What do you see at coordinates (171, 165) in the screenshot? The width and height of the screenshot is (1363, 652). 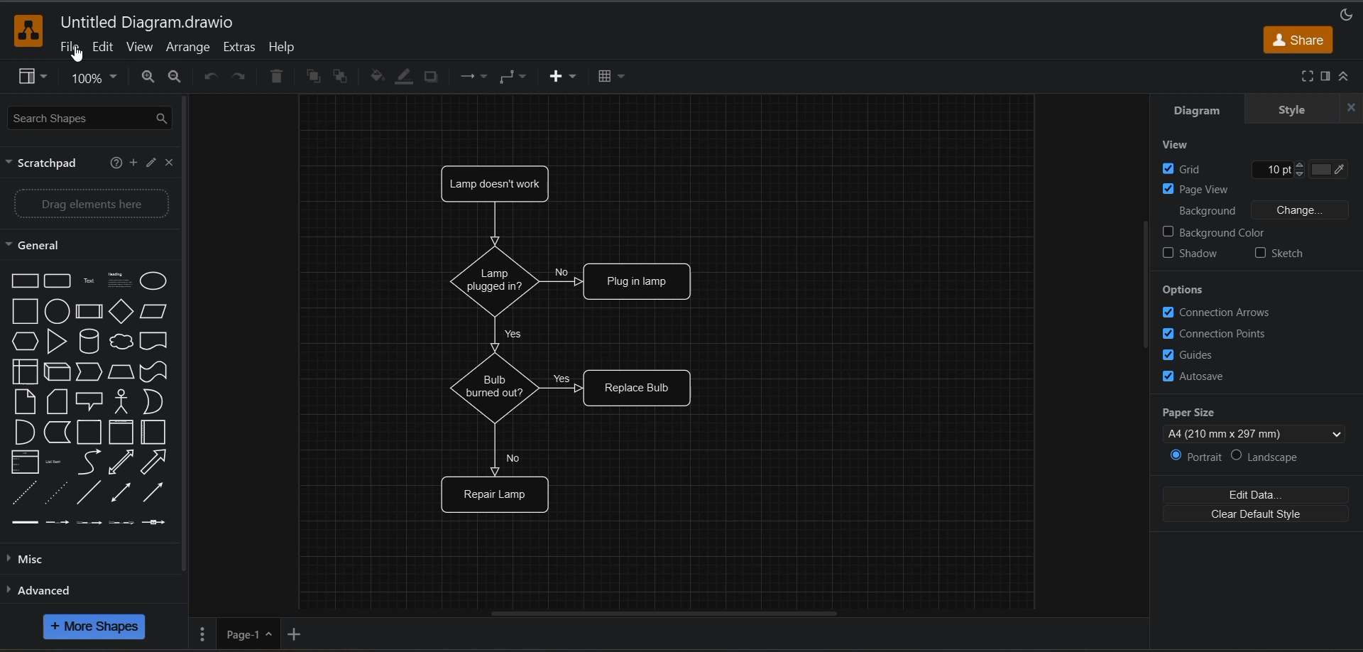 I see `close` at bounding box center [171, 165].